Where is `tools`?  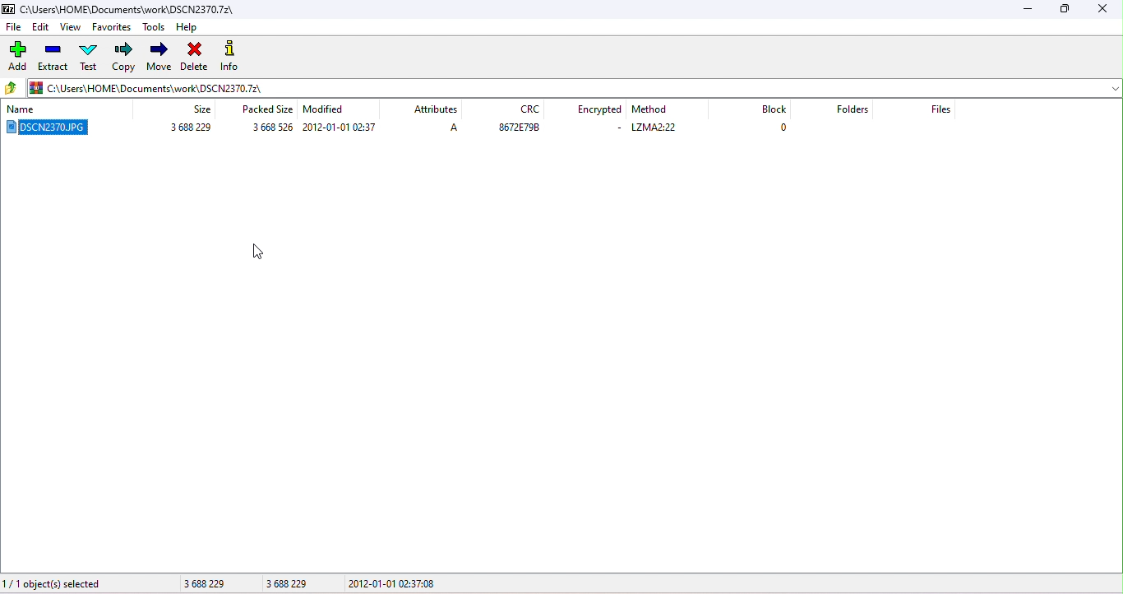
tools is located at coordinates (155, 28).